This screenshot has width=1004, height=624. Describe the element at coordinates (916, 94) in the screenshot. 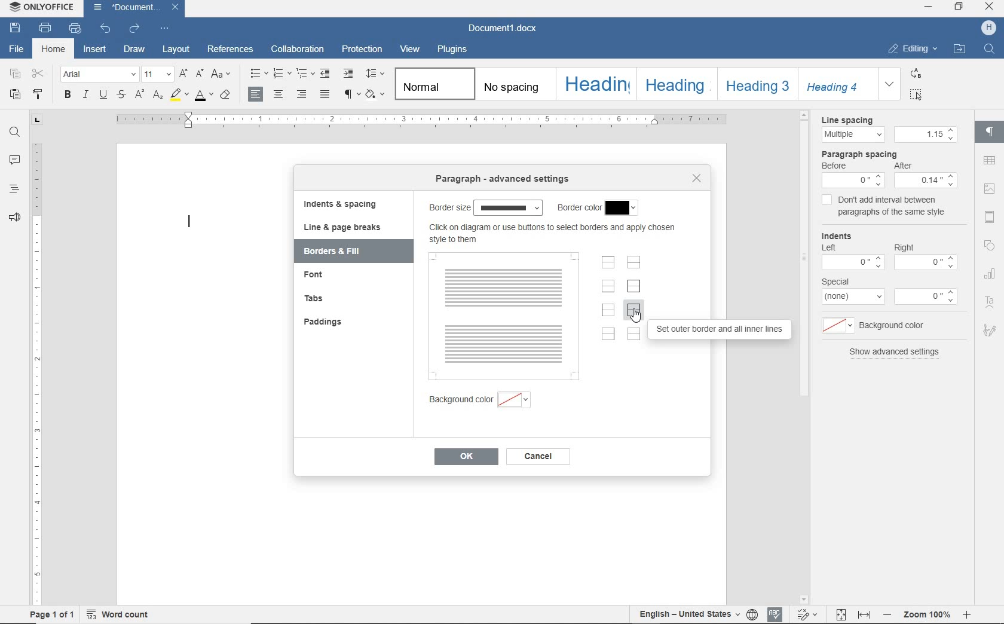

I see `SELECT ALL` at that location.